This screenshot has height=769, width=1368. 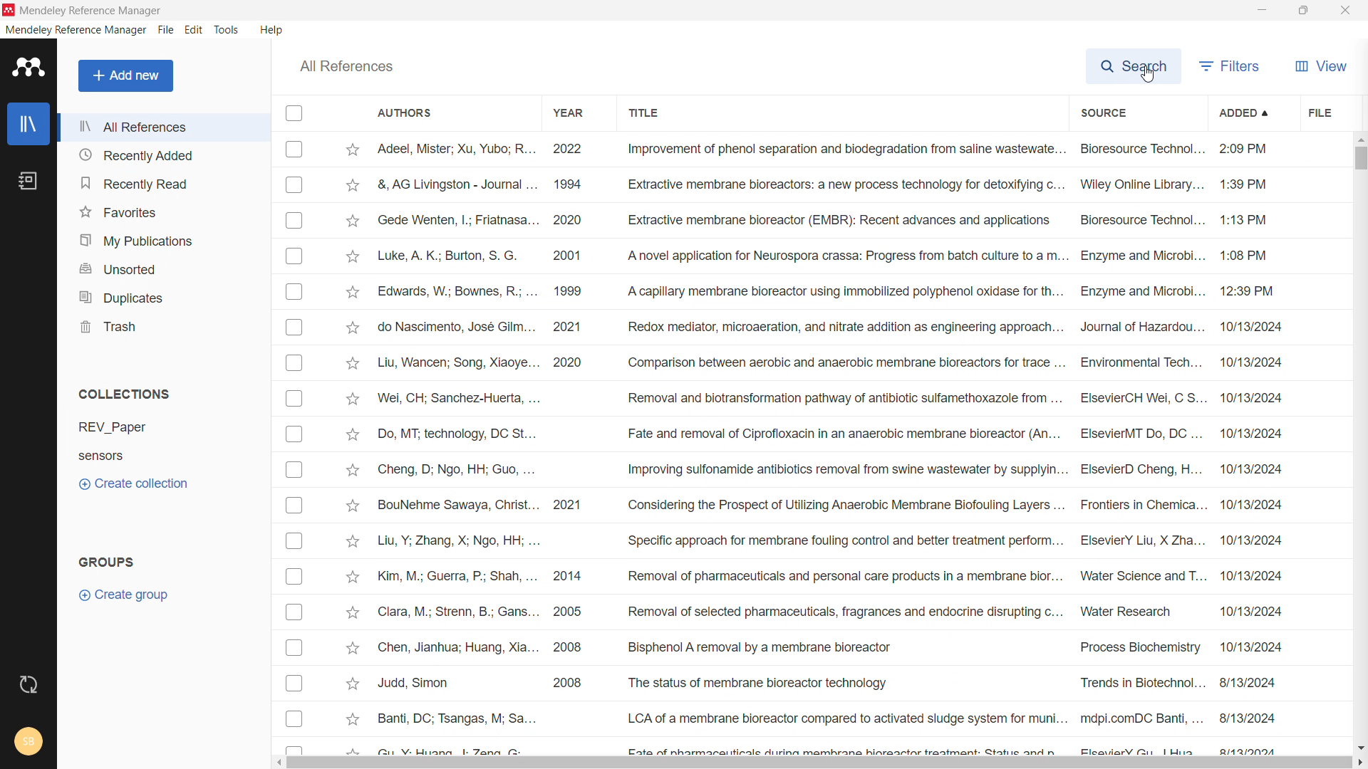 I want to click on Add to favorites, so click(x=352, y=468).